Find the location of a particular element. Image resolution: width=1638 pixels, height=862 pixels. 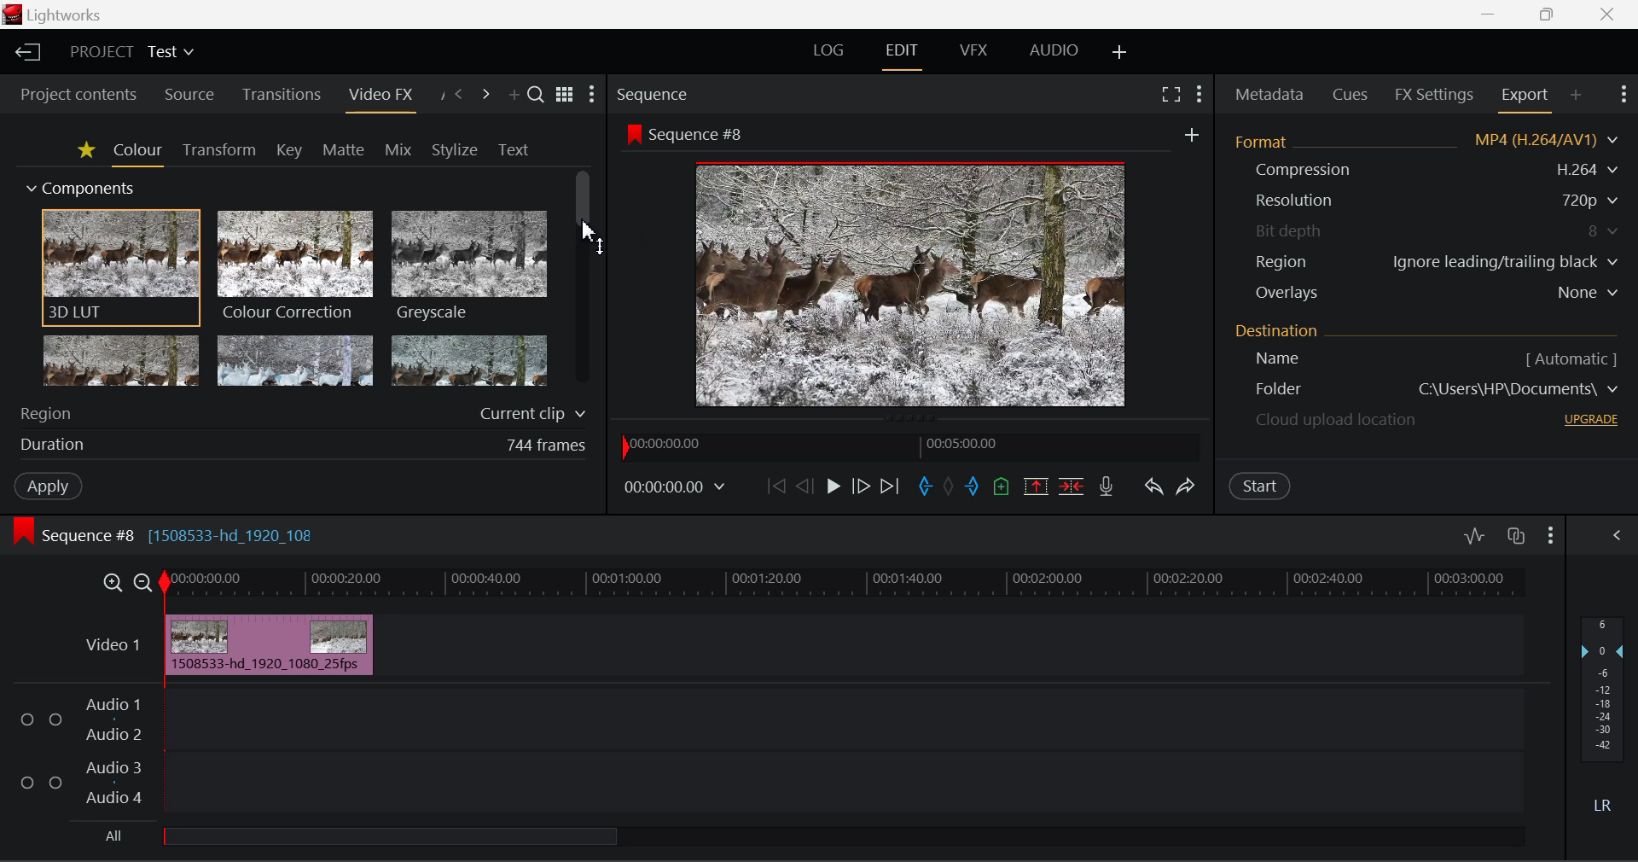

00:05:00.00 is located at coordinates (965, 443).